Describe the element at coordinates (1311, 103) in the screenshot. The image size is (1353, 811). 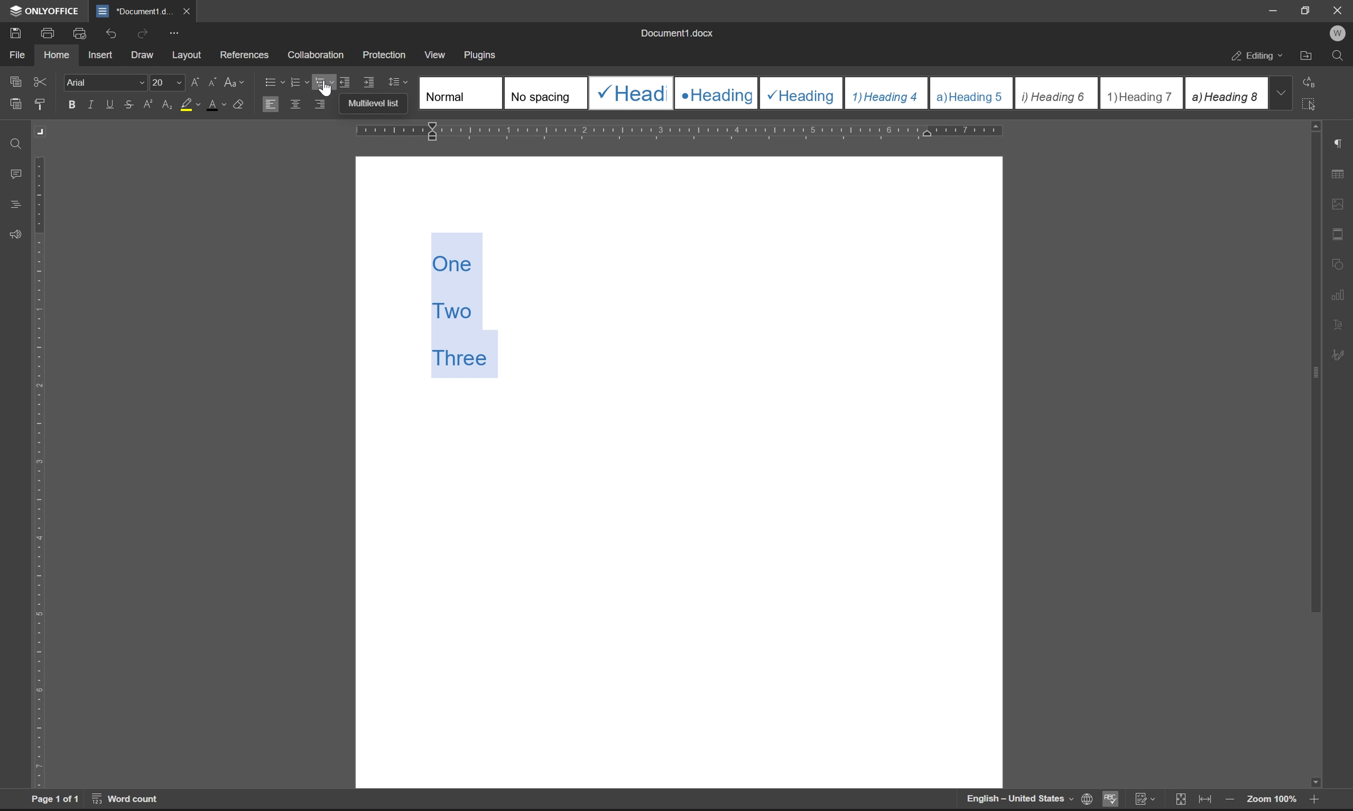
I see `select all` at that location.